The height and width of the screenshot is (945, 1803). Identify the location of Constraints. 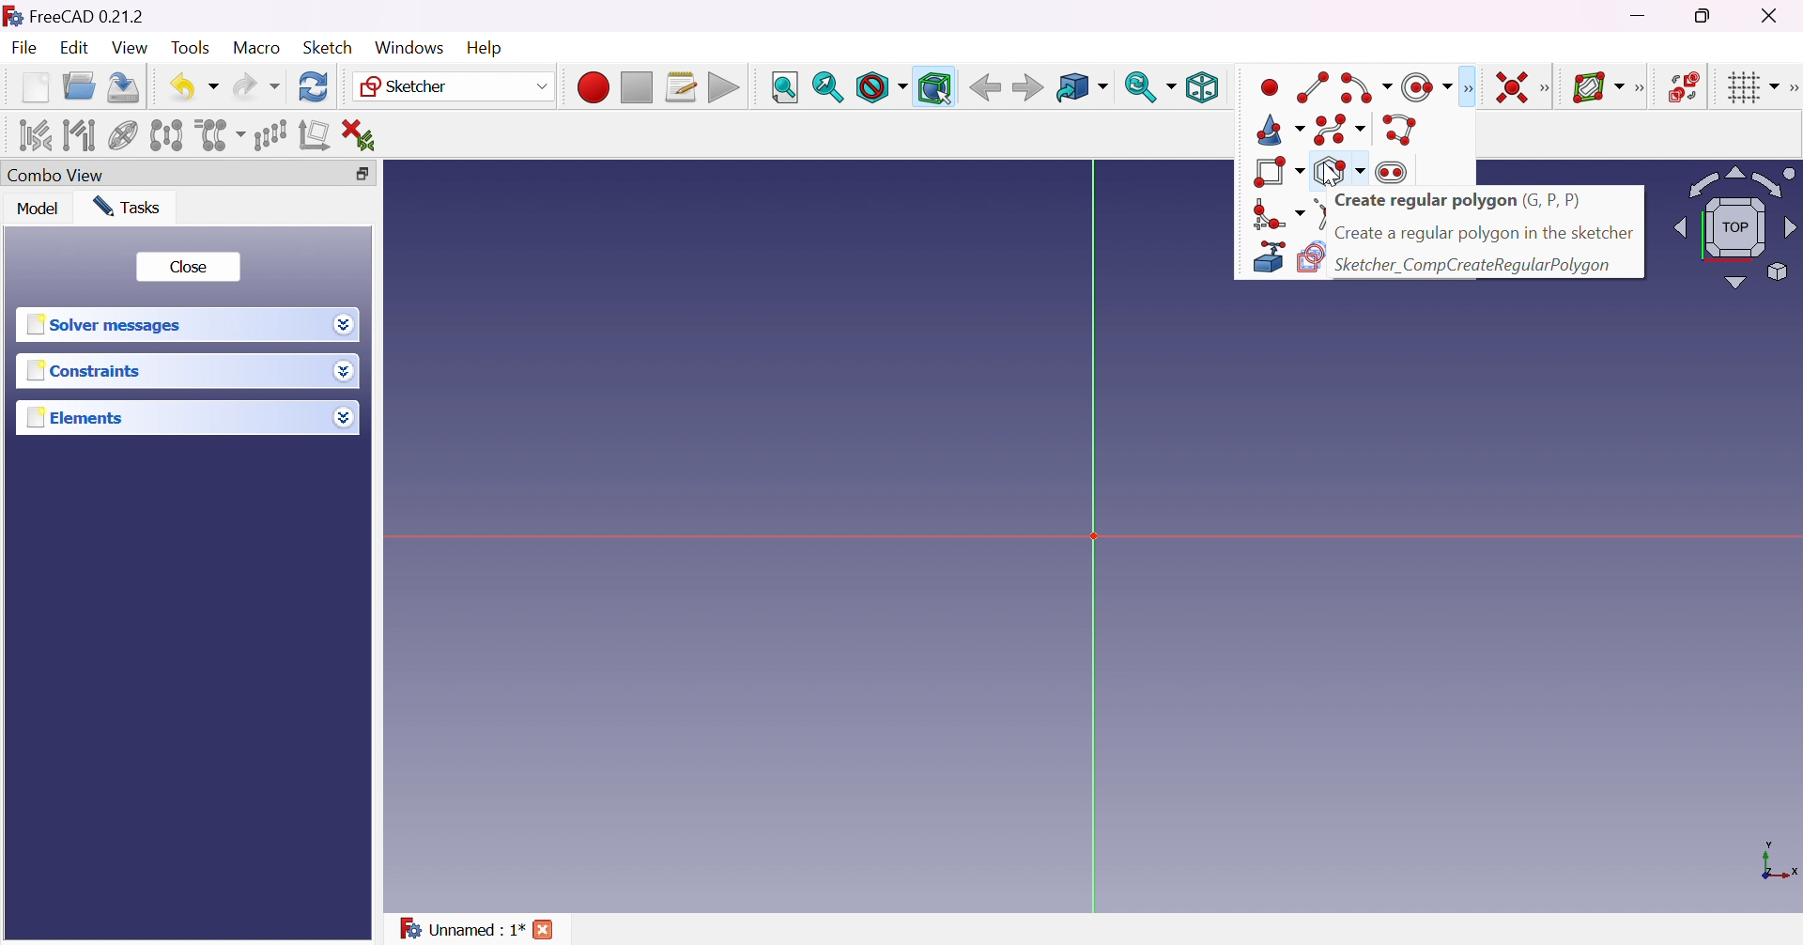
(89, 370).